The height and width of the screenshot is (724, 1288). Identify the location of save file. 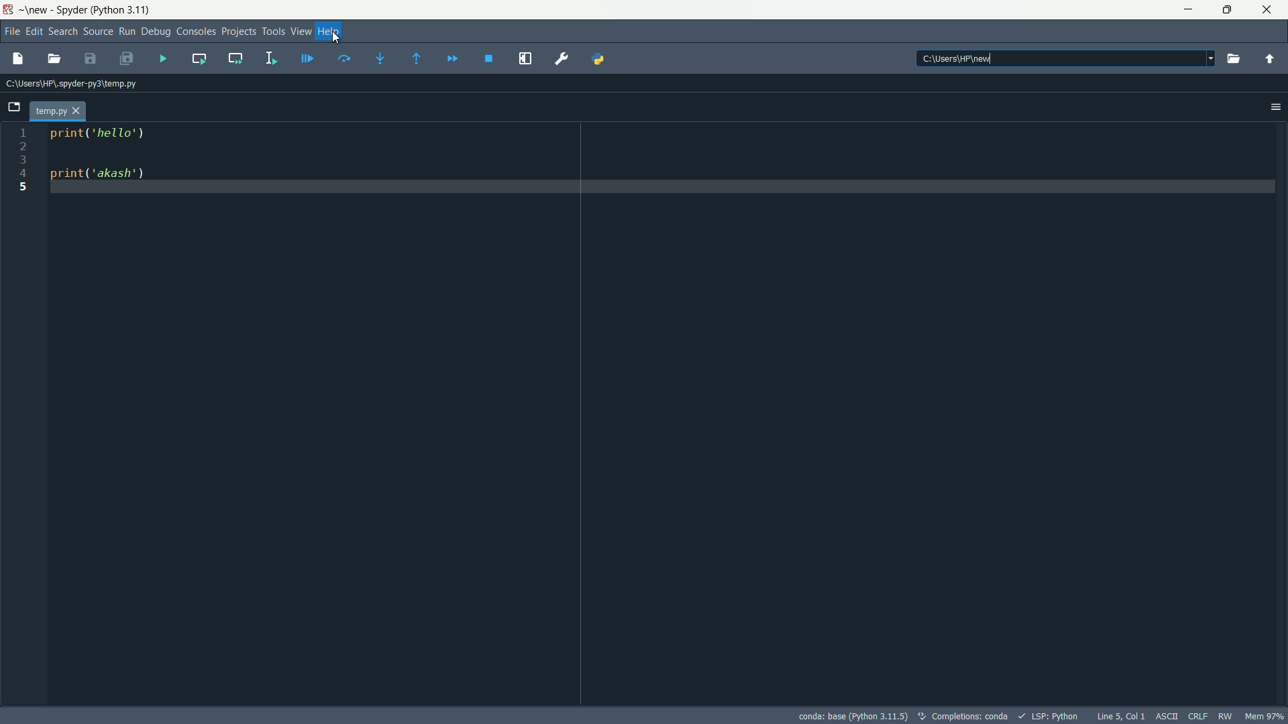
(89, 59).